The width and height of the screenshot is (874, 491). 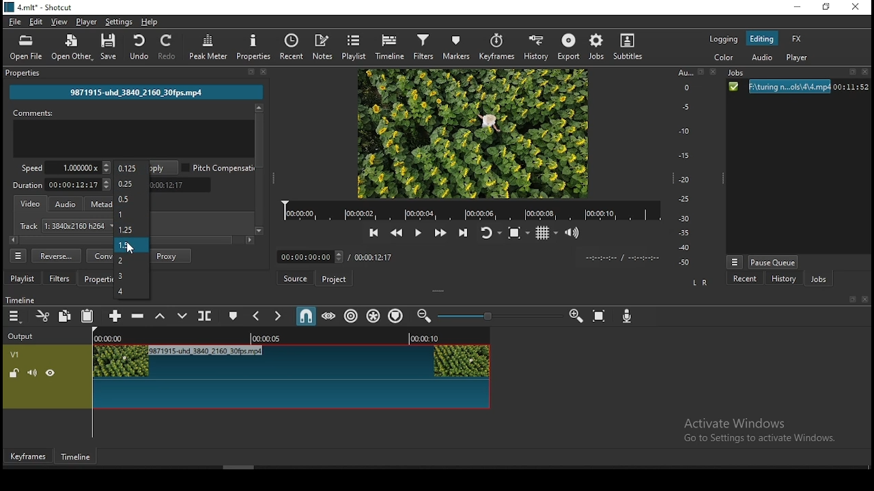 I want to click on previous marker, so click(x=257, y=317).